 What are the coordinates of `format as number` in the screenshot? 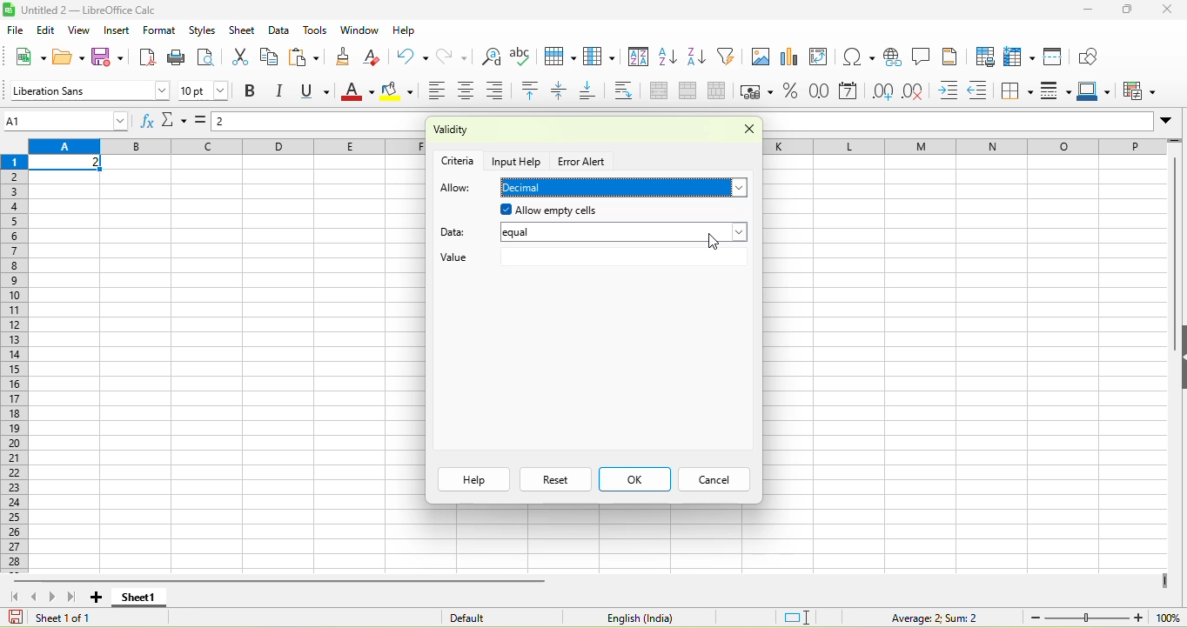 It's located at (821, 92).